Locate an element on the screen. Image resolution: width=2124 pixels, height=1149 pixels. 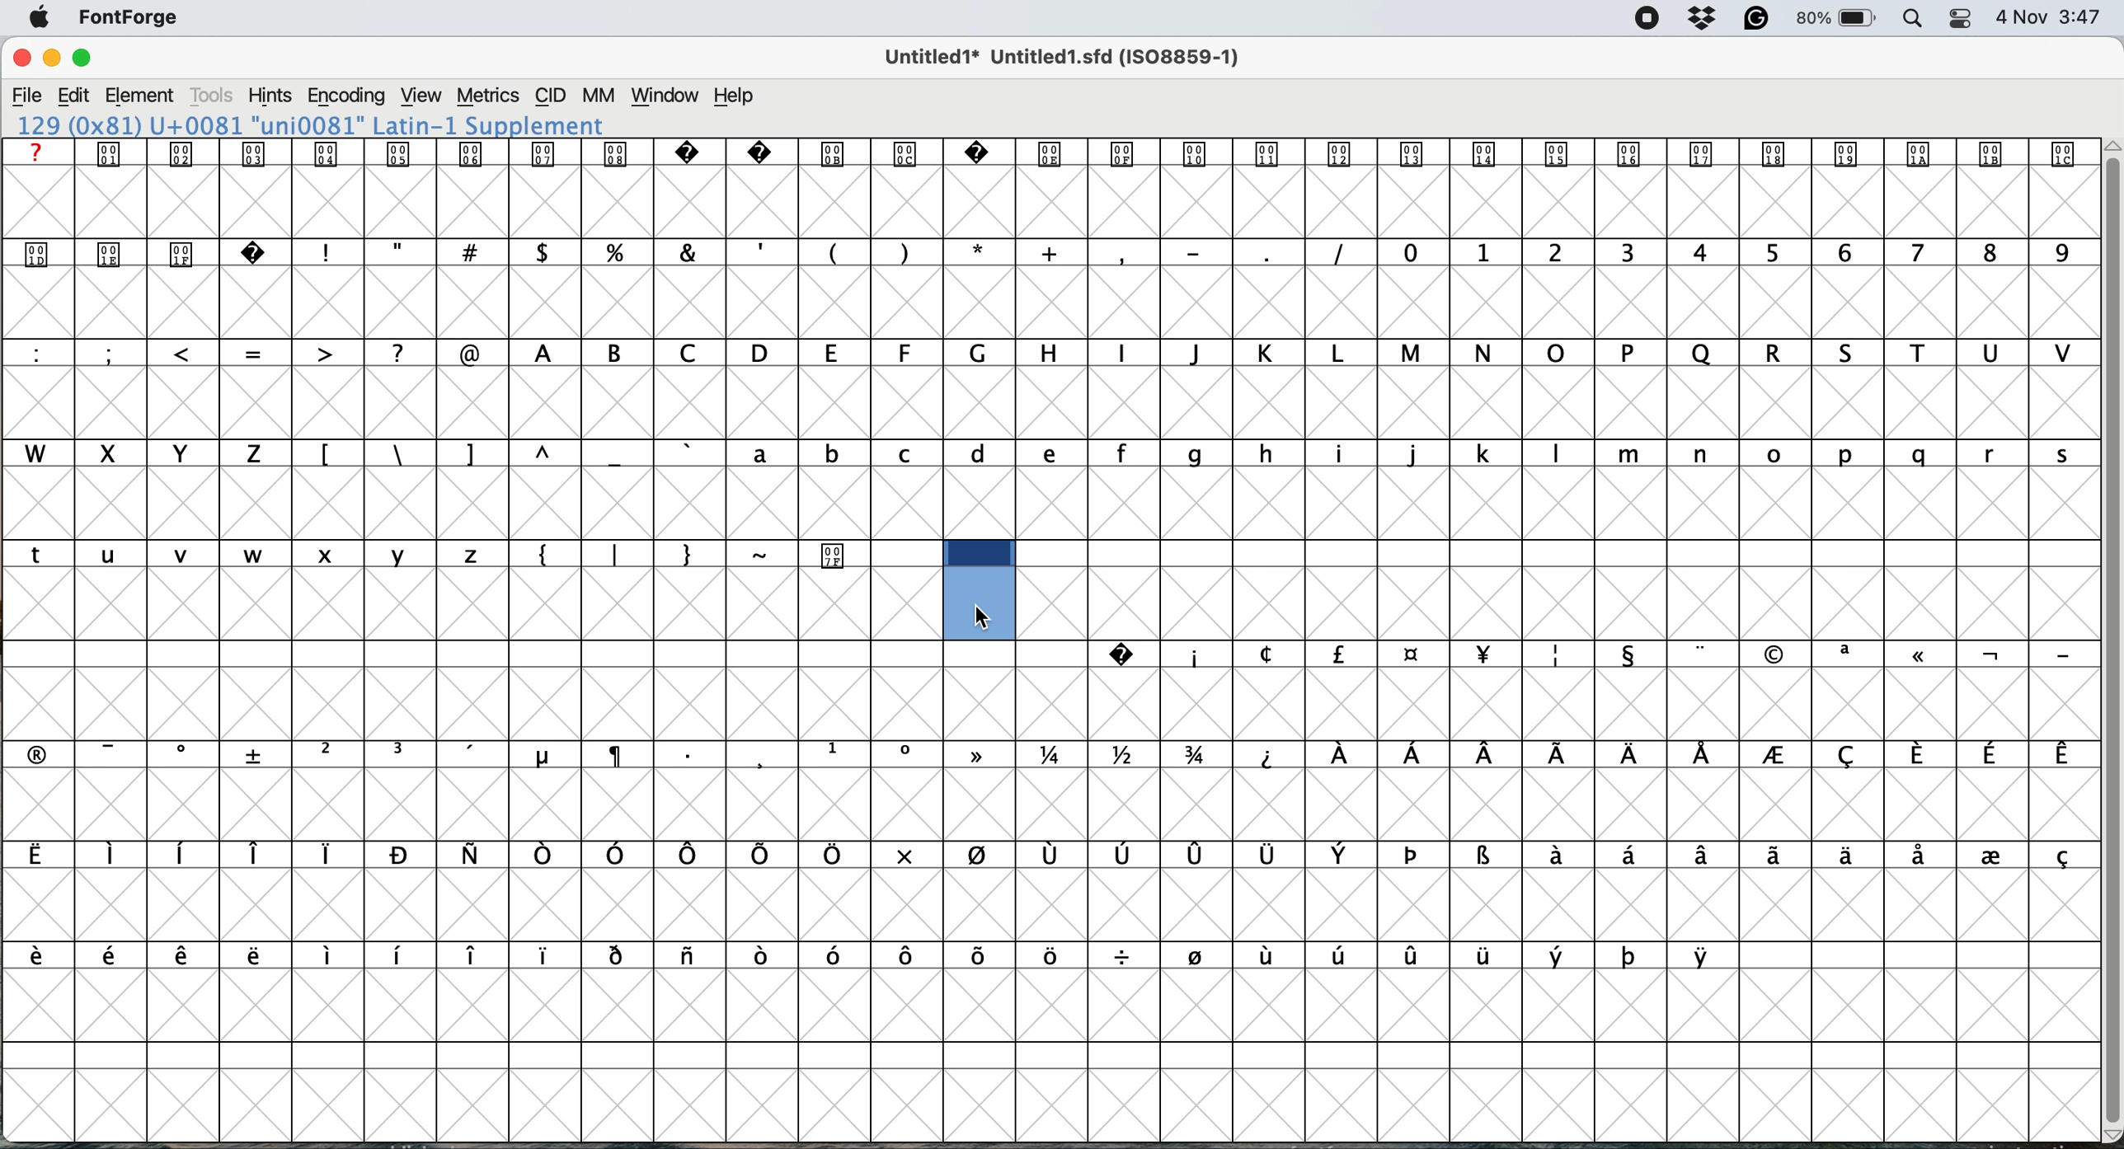
Symbols is located at coordinates (1594, 657).